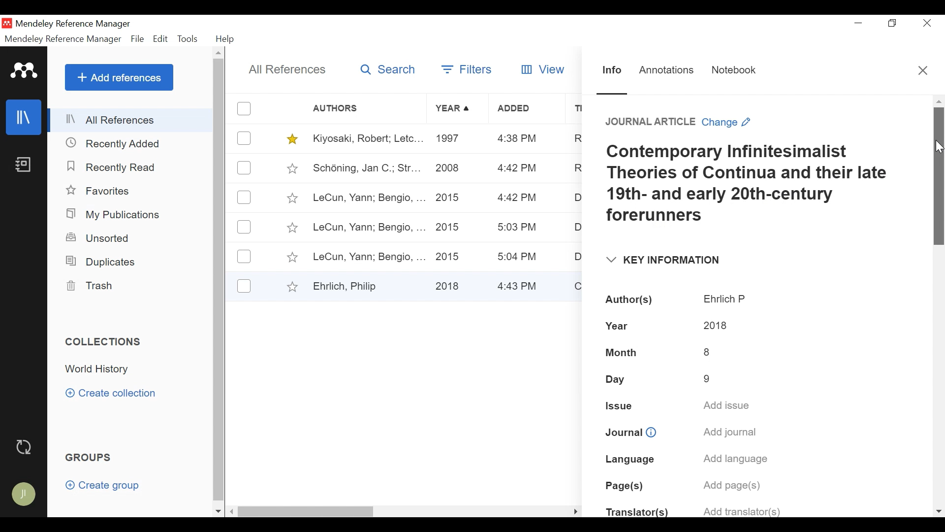  Describe the element at coordinates (661, 261) in the screenshot. I see `Key Information` at that location.